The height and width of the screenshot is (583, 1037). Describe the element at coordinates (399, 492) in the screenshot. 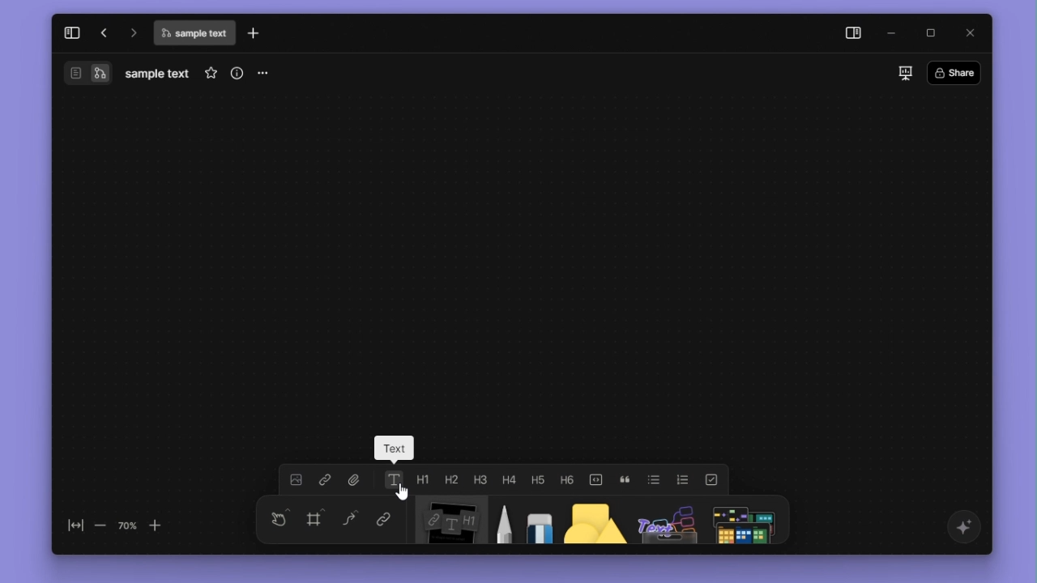

I see `cursor` at that location.